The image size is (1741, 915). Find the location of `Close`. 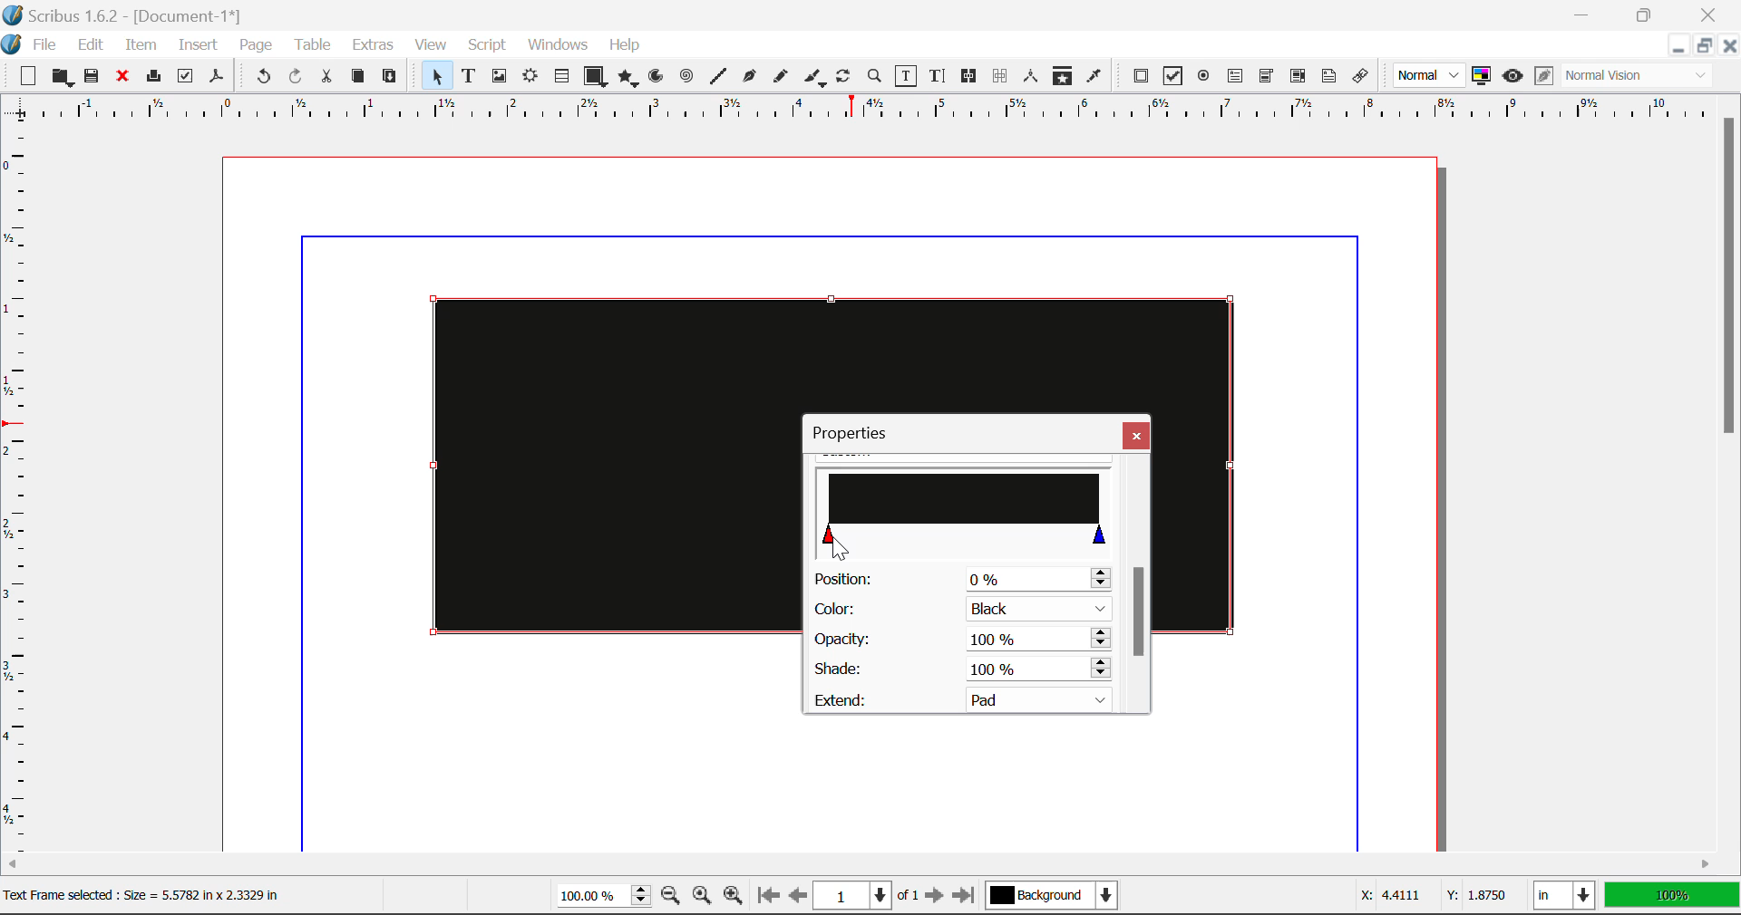

Close is located at coordinates (1136, 435).